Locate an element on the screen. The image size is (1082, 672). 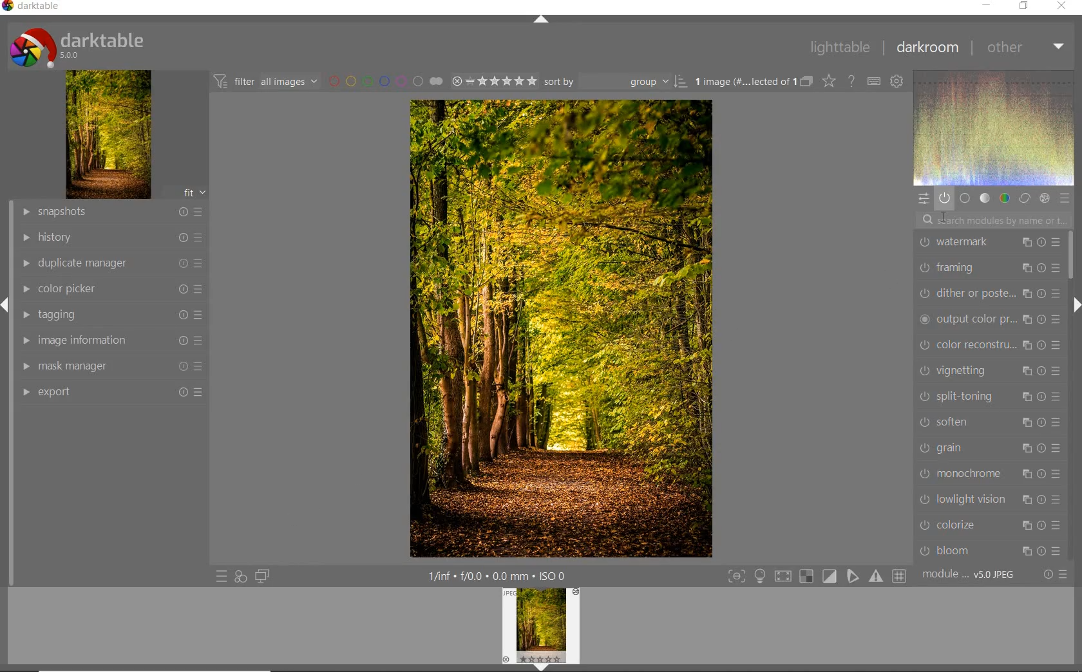
show global preference is located at coordinates (898, 82).